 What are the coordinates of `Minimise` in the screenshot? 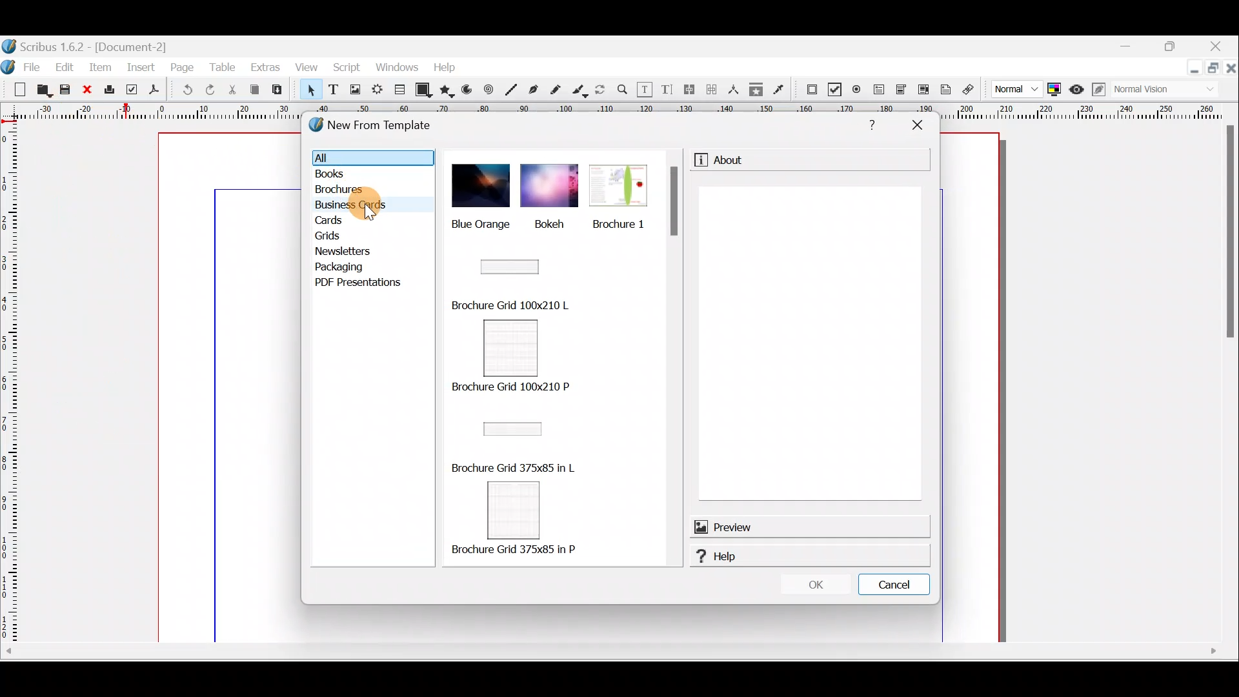 It's located at (1130, 49).